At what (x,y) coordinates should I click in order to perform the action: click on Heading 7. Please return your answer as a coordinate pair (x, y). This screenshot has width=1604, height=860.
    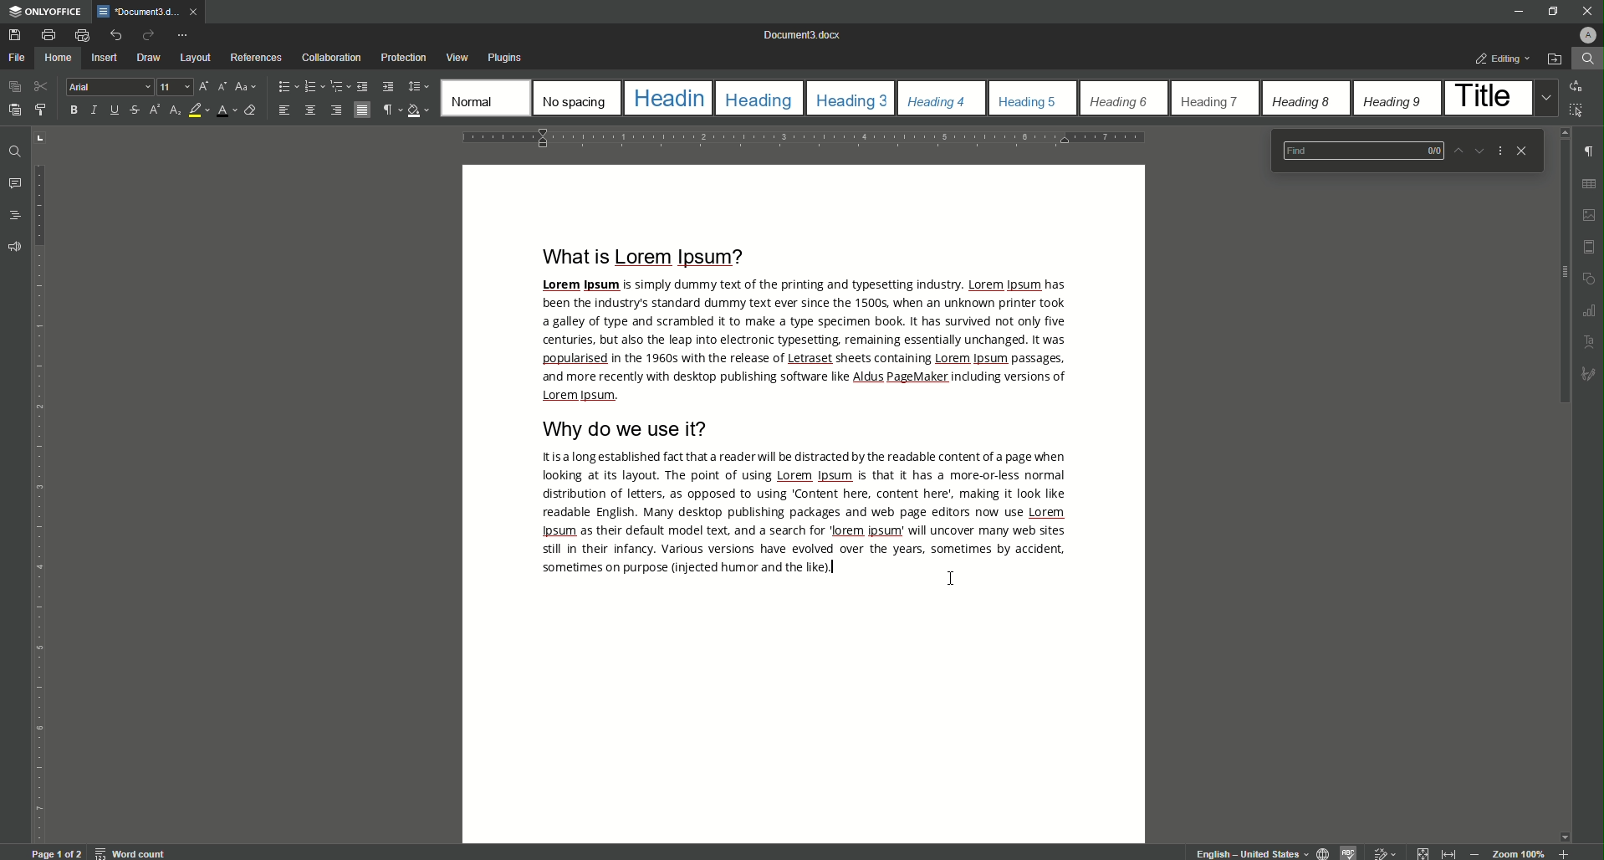
    Looking at the image, I should click on (1209, 101).